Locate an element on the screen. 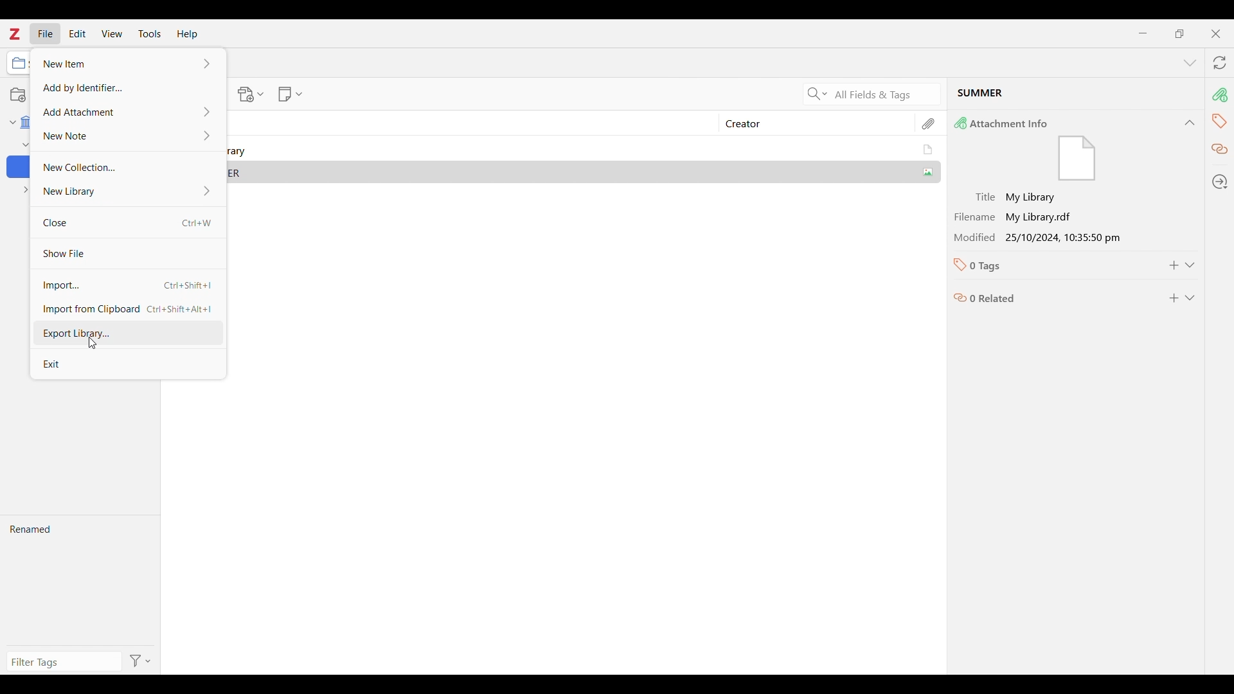 Image resolution: width=1234 pixels, height=694 pixels. Summer is located at coordinates (584, 171).